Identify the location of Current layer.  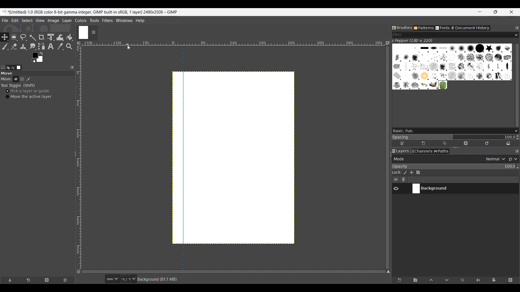
(459, 189).